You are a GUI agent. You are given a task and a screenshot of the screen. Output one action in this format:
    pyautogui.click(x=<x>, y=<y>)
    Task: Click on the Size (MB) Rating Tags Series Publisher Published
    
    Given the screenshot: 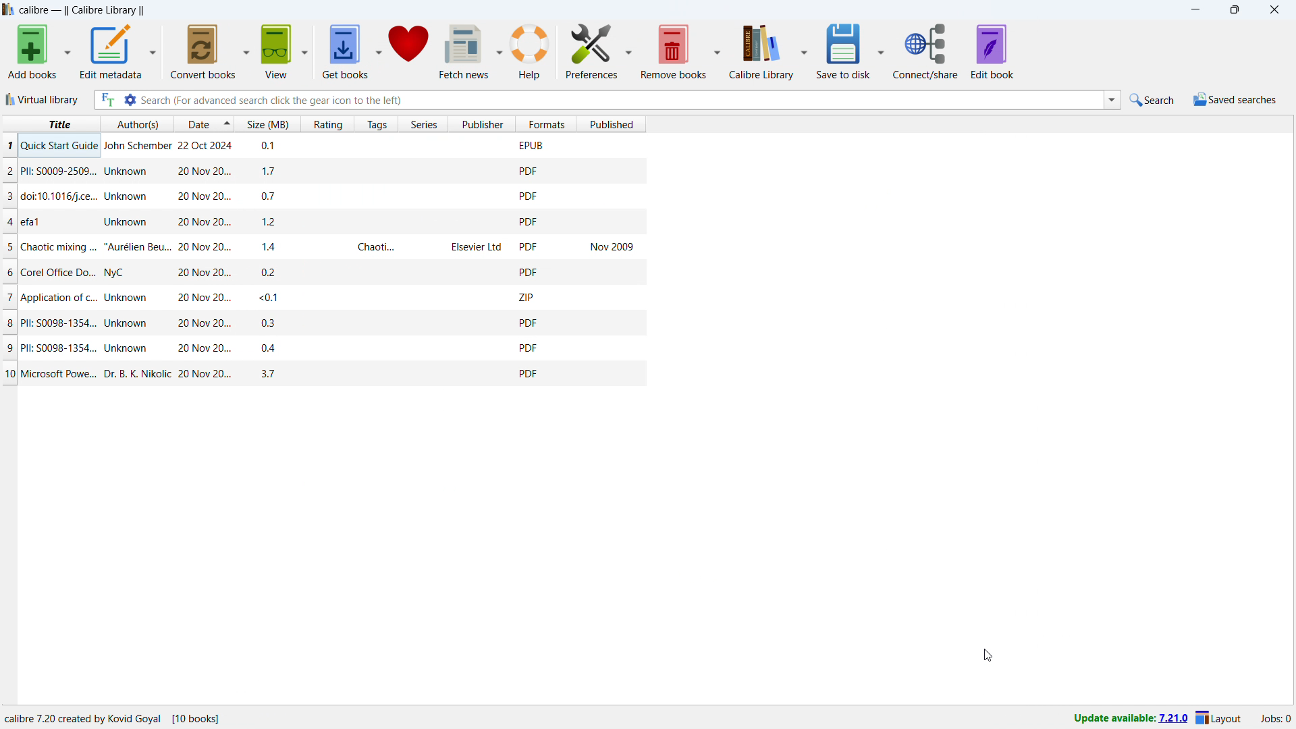 What is the action you would take?
    pyautogui.click(x=437, y=124)
    